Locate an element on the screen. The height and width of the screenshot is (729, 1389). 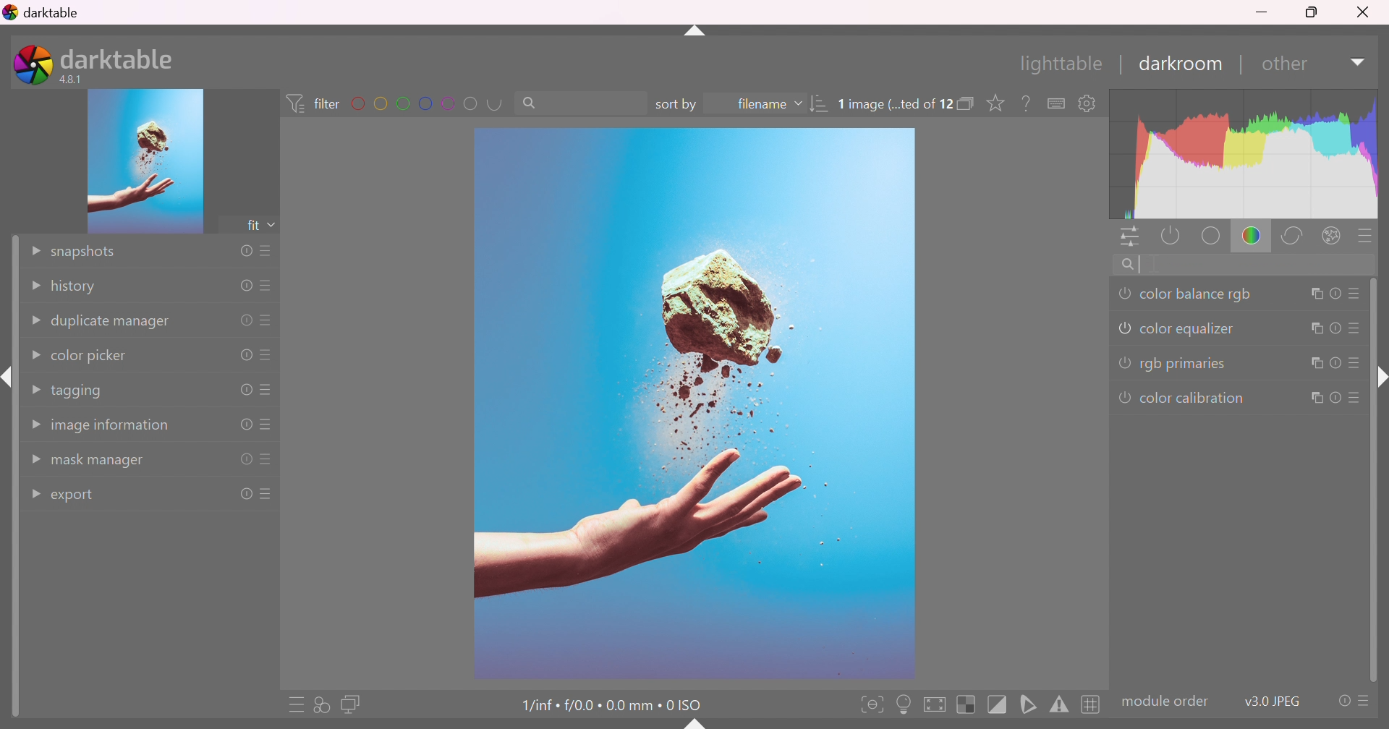
Drop Down is located at coordinates (38, 424).